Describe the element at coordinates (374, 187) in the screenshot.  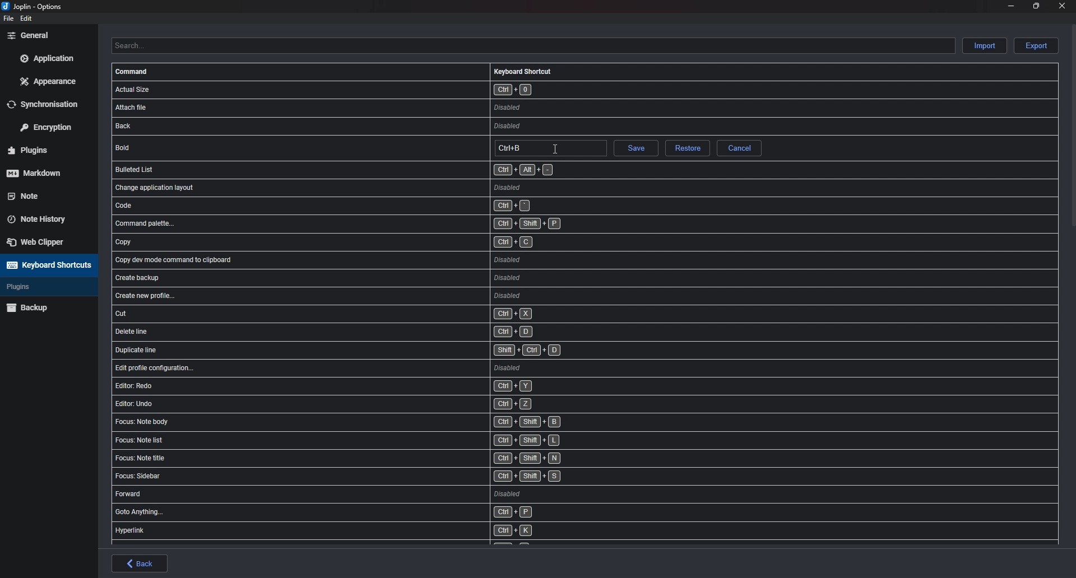
I see `shortcut` at that location.